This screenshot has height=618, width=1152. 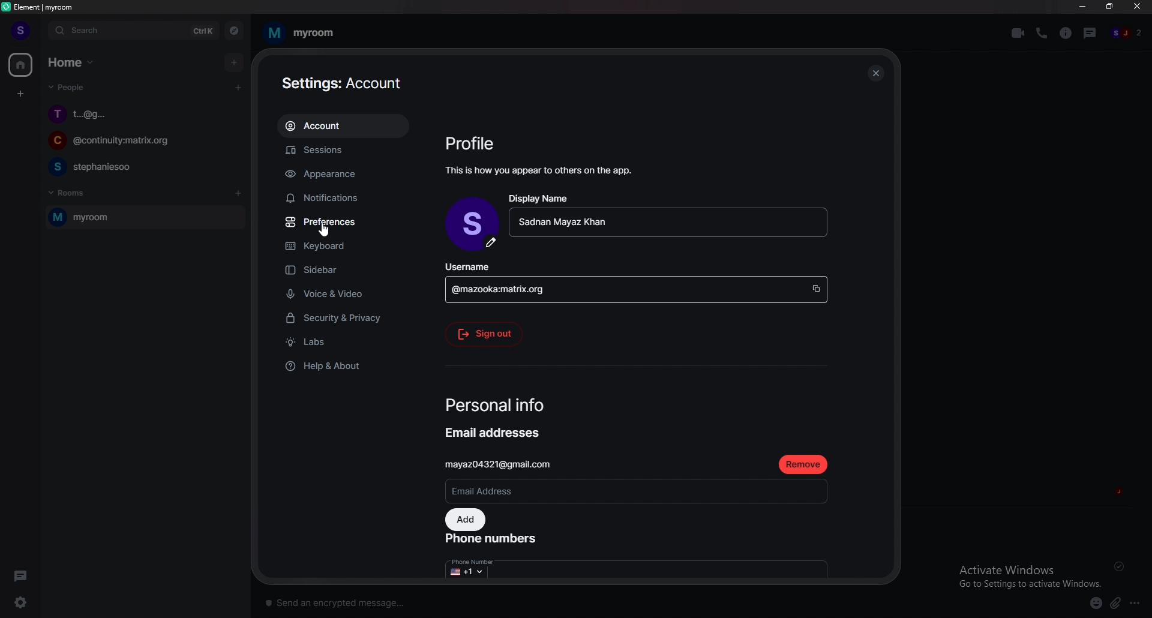 I want to click on personal info, so click(x=498, y=407).